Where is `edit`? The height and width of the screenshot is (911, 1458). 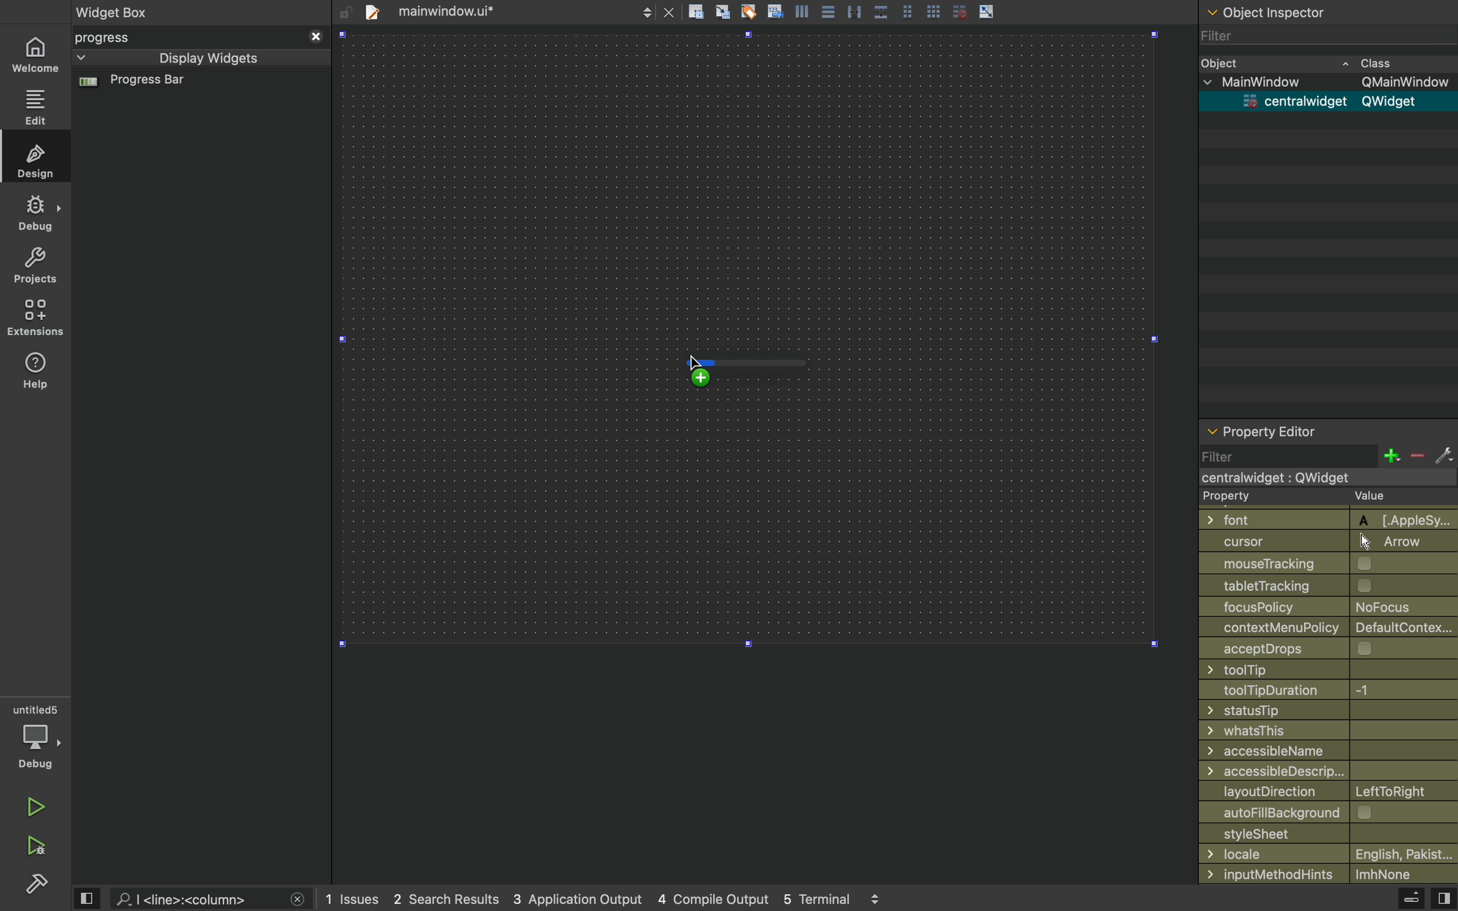
edit is located at coordinates (36, 107).